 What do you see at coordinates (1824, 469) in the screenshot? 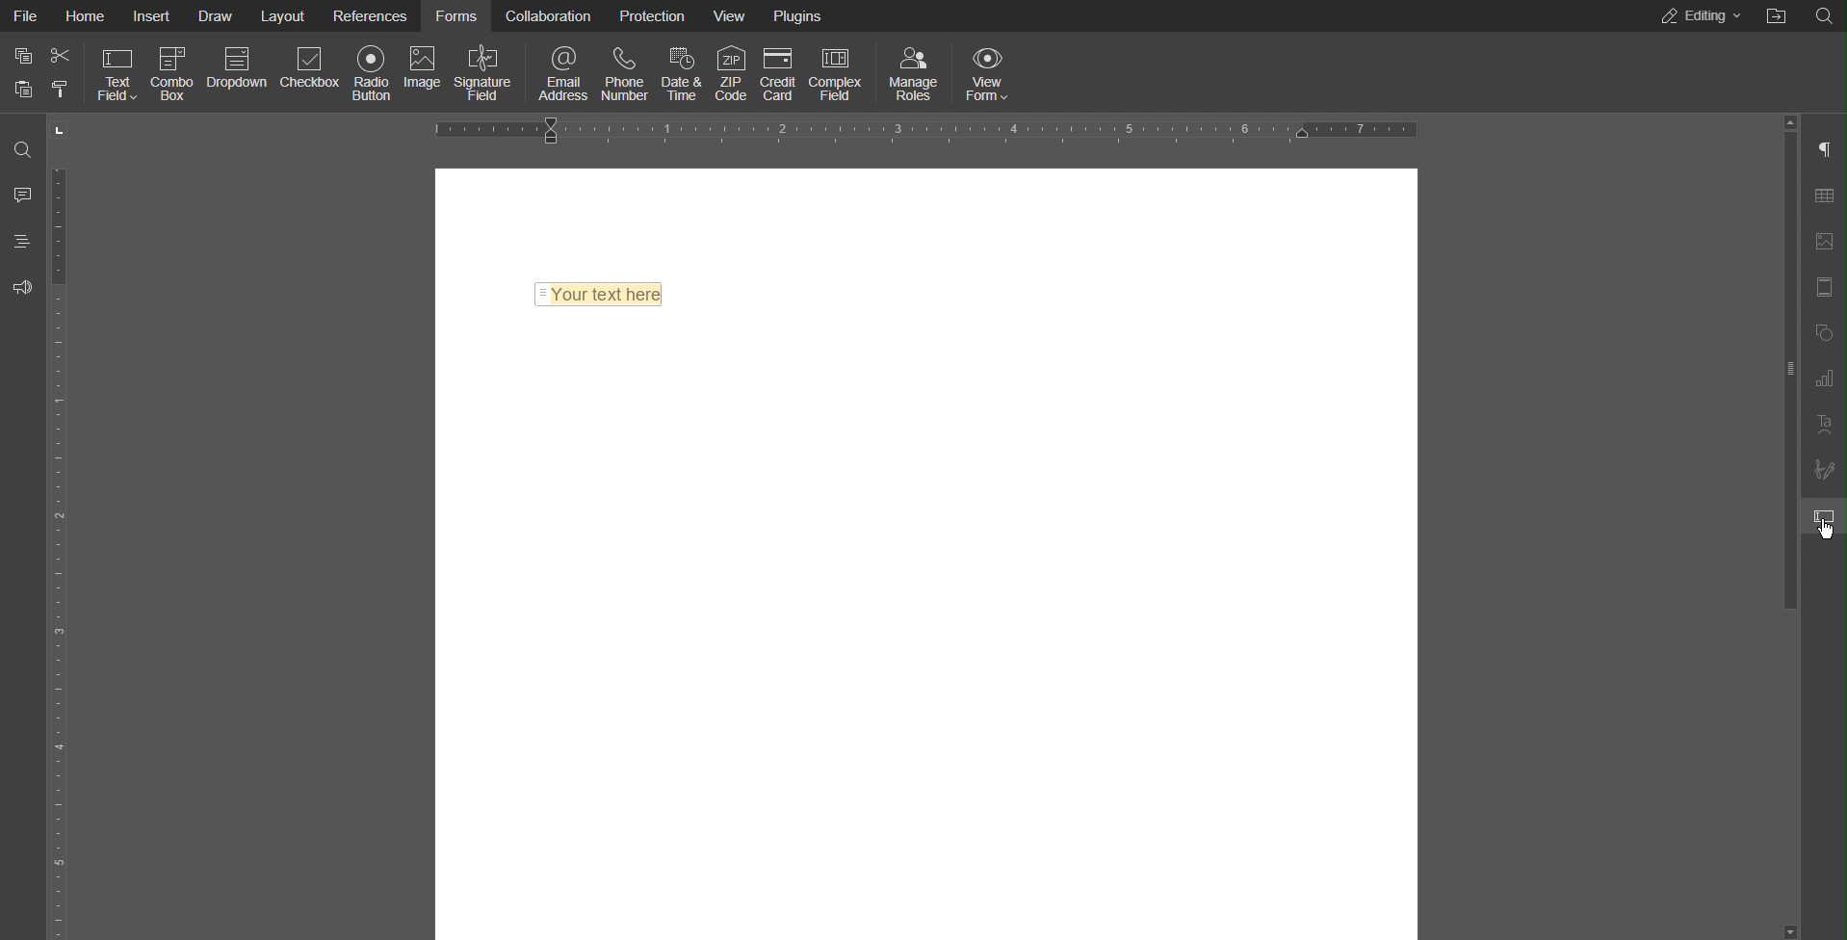
I see `Signature` at bounding box center [1824, 469].